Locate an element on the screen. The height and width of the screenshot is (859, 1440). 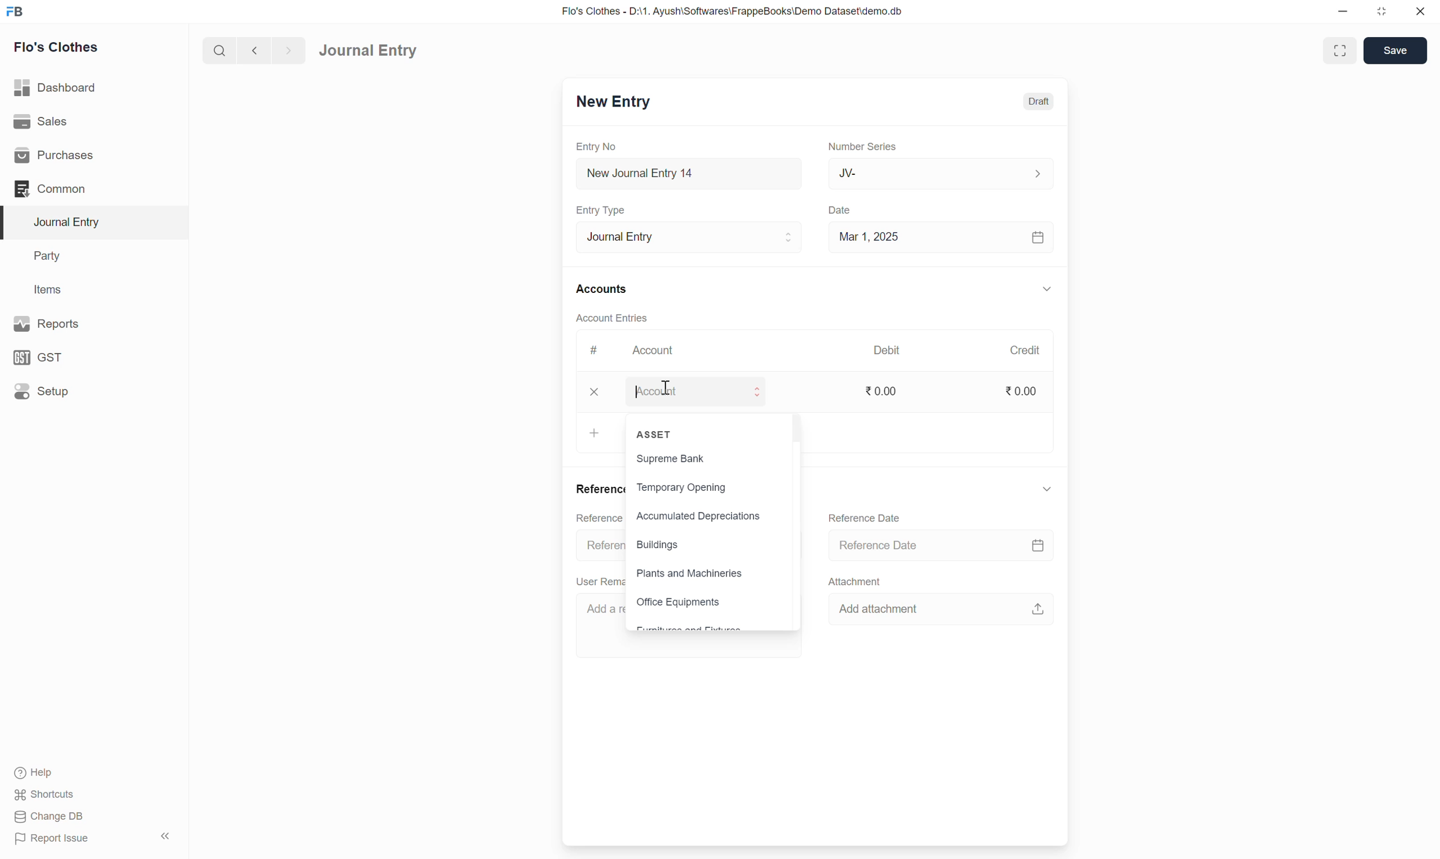
Entry No is located at coordinates (599, 146).